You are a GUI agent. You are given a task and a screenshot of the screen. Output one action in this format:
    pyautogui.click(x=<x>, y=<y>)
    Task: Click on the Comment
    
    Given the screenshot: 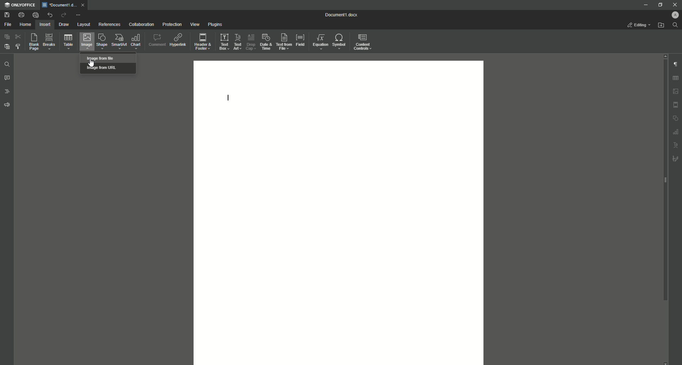 What is the action you would take?
    pyautogui.click(x=157, y=41)
    